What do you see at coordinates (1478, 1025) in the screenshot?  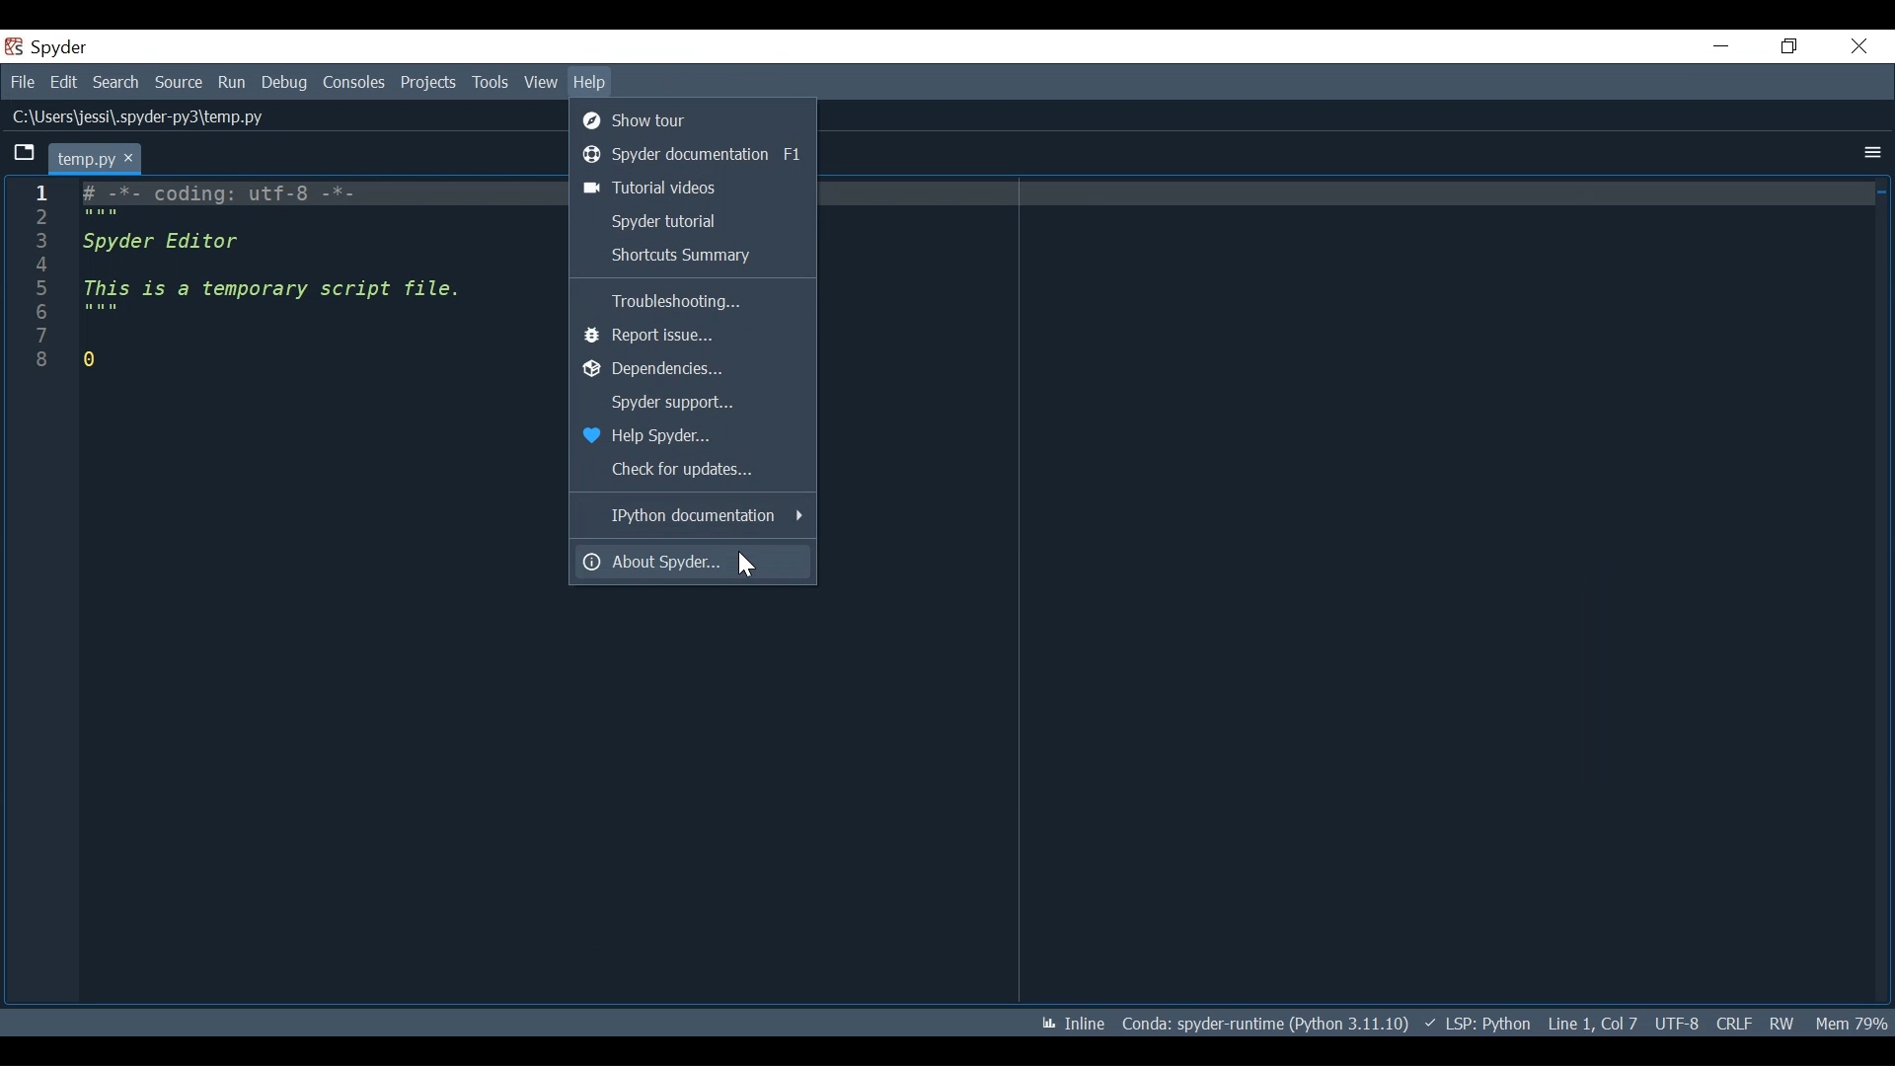 I see `LSP: Python` at bounding box center [1478, 1025].